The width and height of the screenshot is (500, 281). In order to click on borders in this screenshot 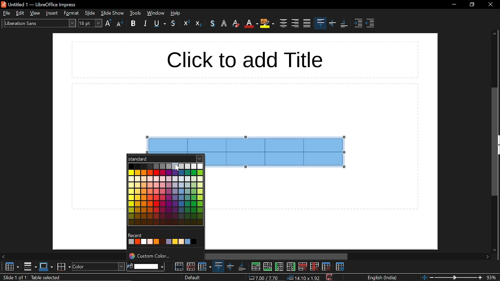, I will do `click(30, 267)`.